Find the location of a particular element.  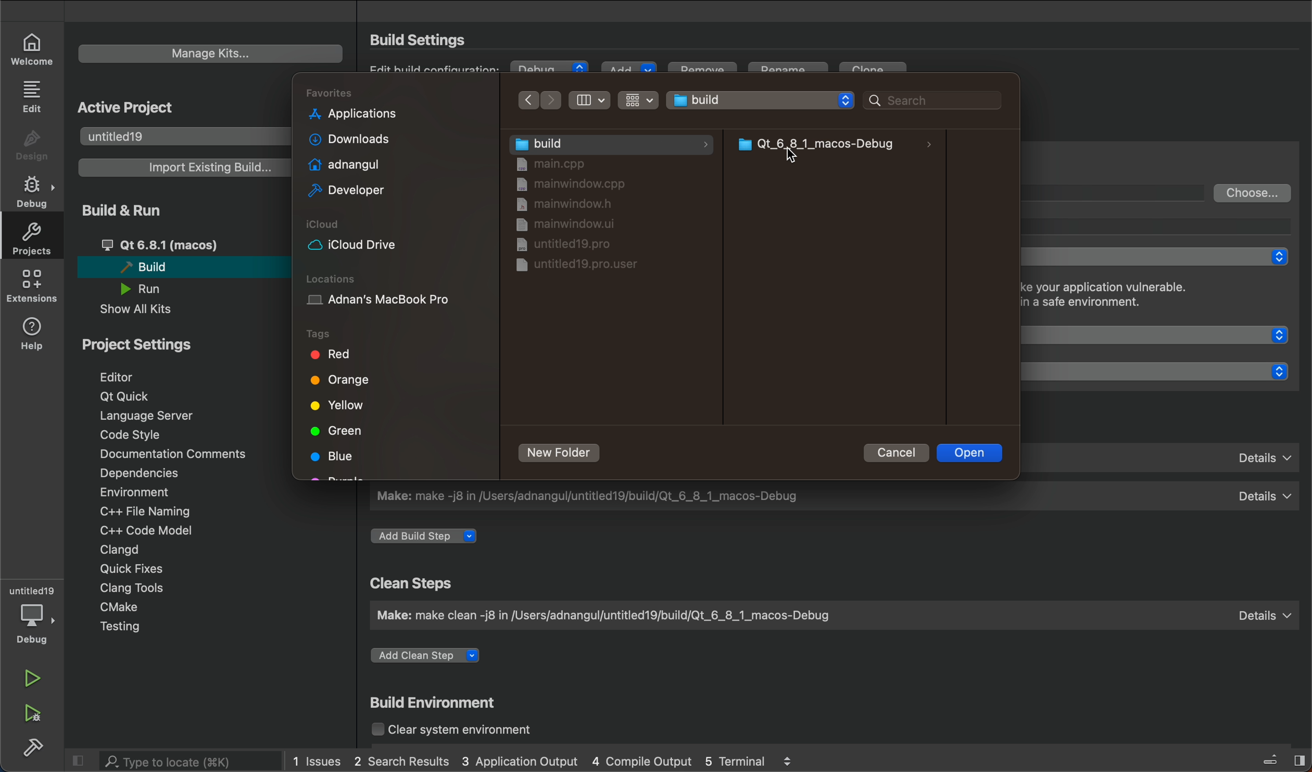

code style is located at coordinates (135, 435).